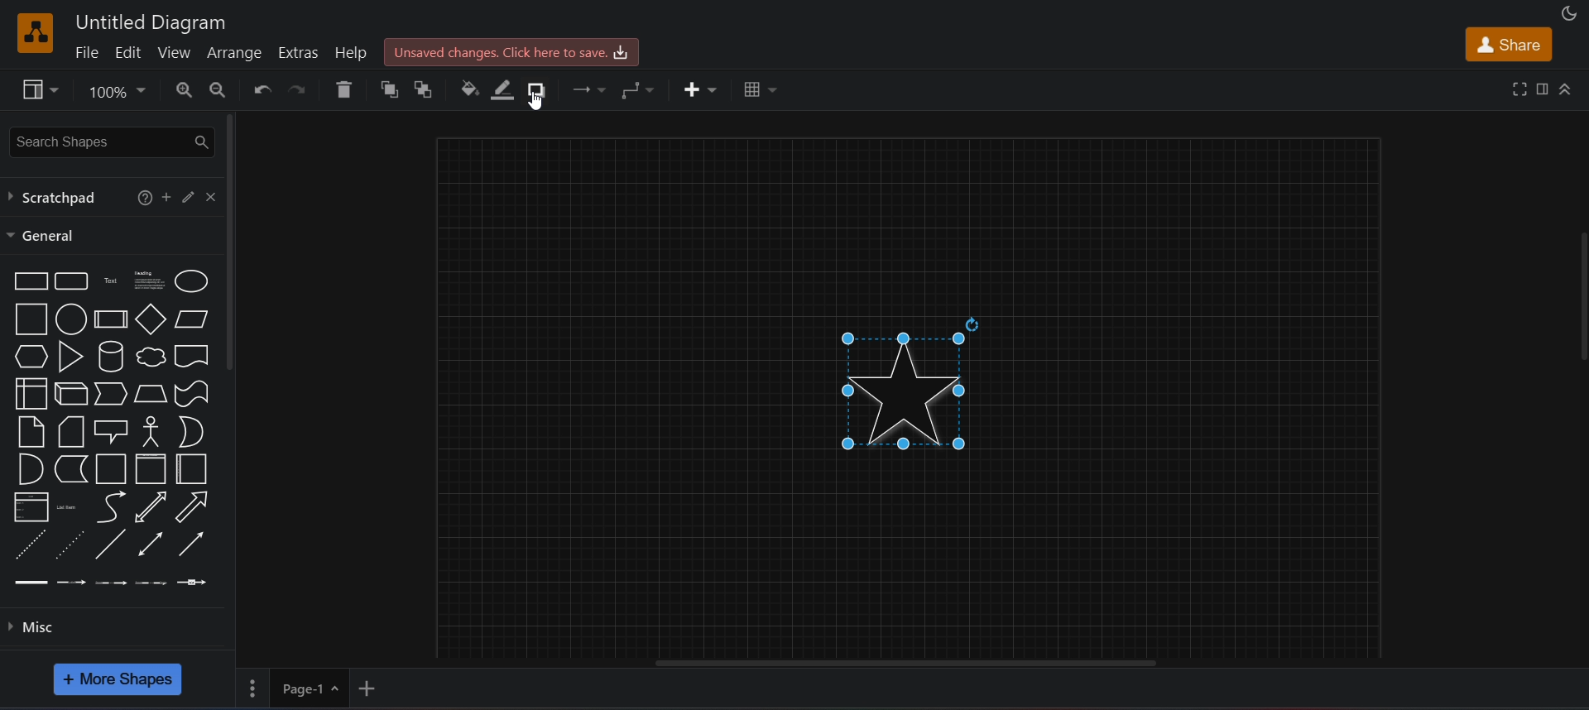 The width and height of the screenshot is (1589, 710). What do you see at coordinates (36, 89) in the screenshot?
I see `view` at bounding box center [36, 89].